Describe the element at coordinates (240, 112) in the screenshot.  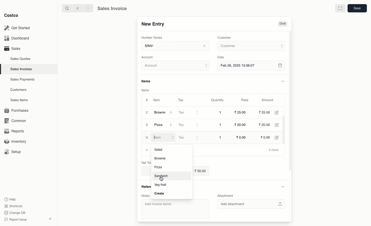
I see `25.00` at that location.